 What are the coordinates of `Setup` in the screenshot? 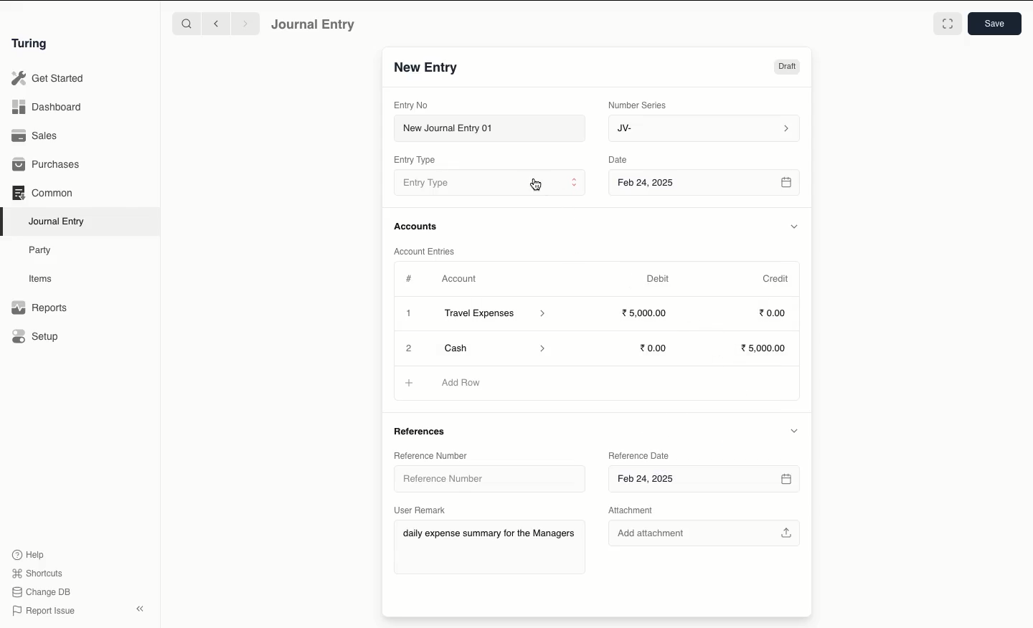 It's located at (36, 336).